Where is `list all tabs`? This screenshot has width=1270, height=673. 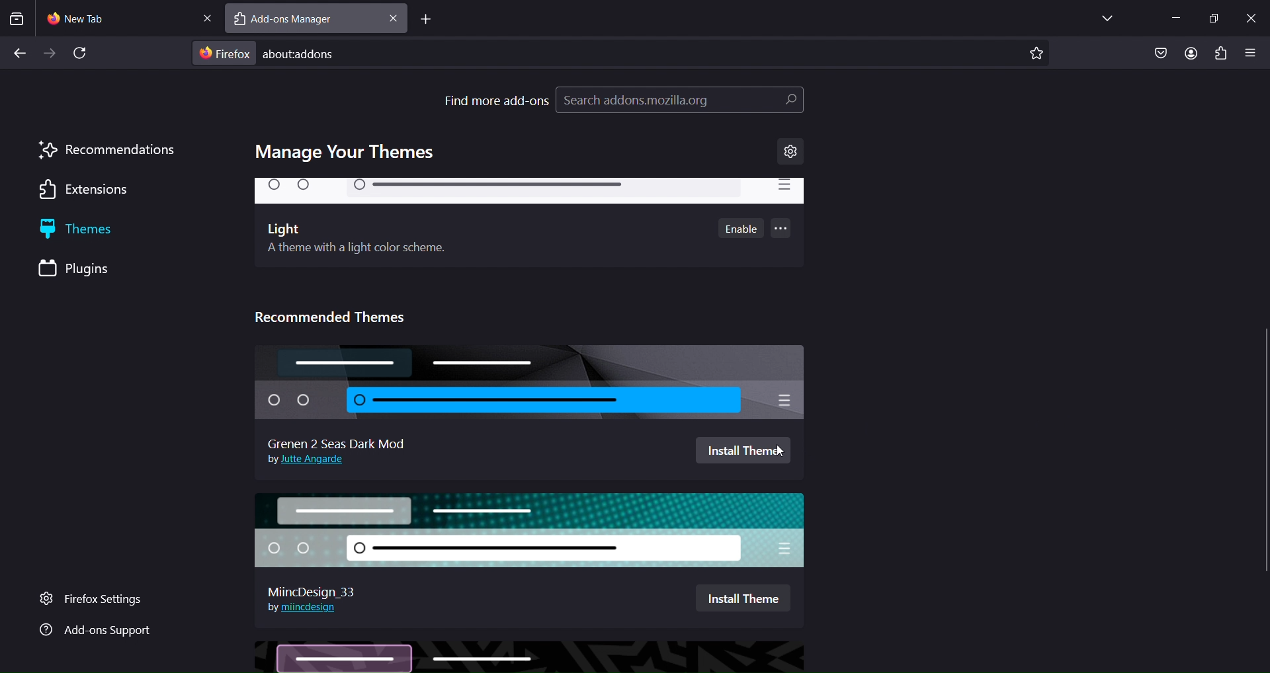 list all tabs is located at coordinates (1103, 17).